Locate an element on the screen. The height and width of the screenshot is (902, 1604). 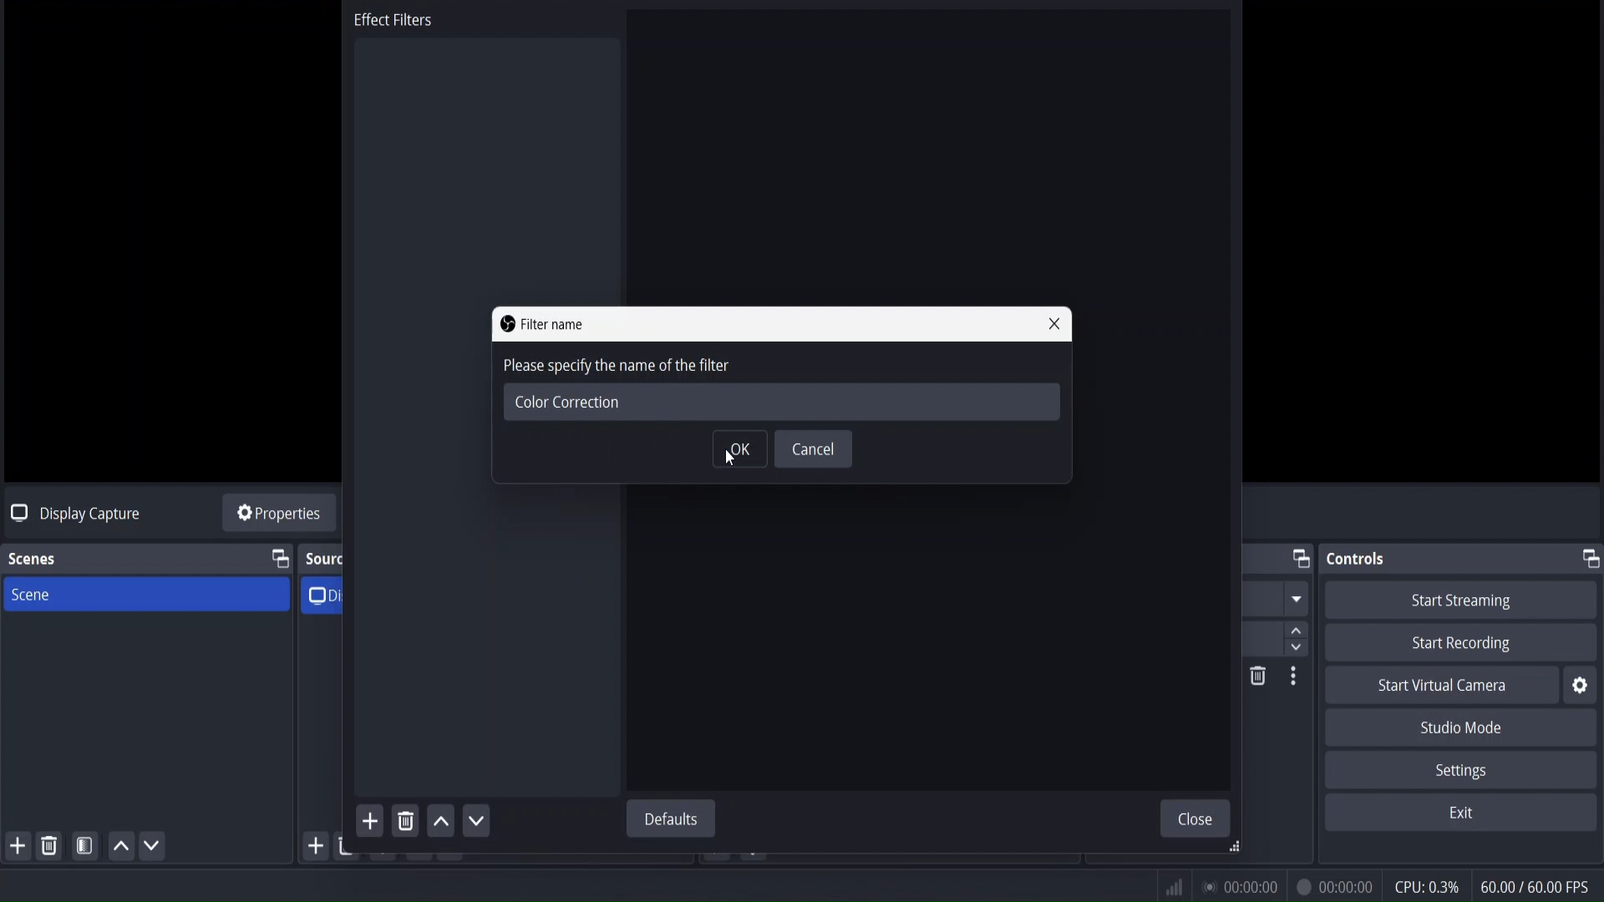
change tab layout is located at coordinates (279, 560).